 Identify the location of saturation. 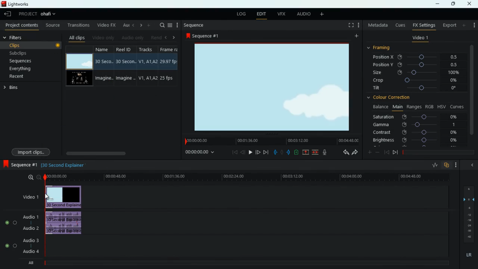
(416, 117).